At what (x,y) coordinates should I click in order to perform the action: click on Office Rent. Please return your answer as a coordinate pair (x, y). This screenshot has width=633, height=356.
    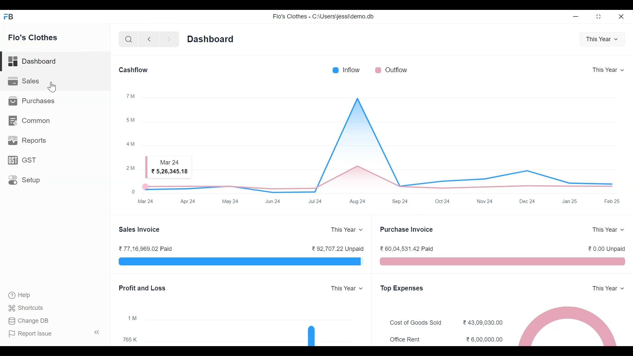
    Looking at the image, I should click on (406, 339).